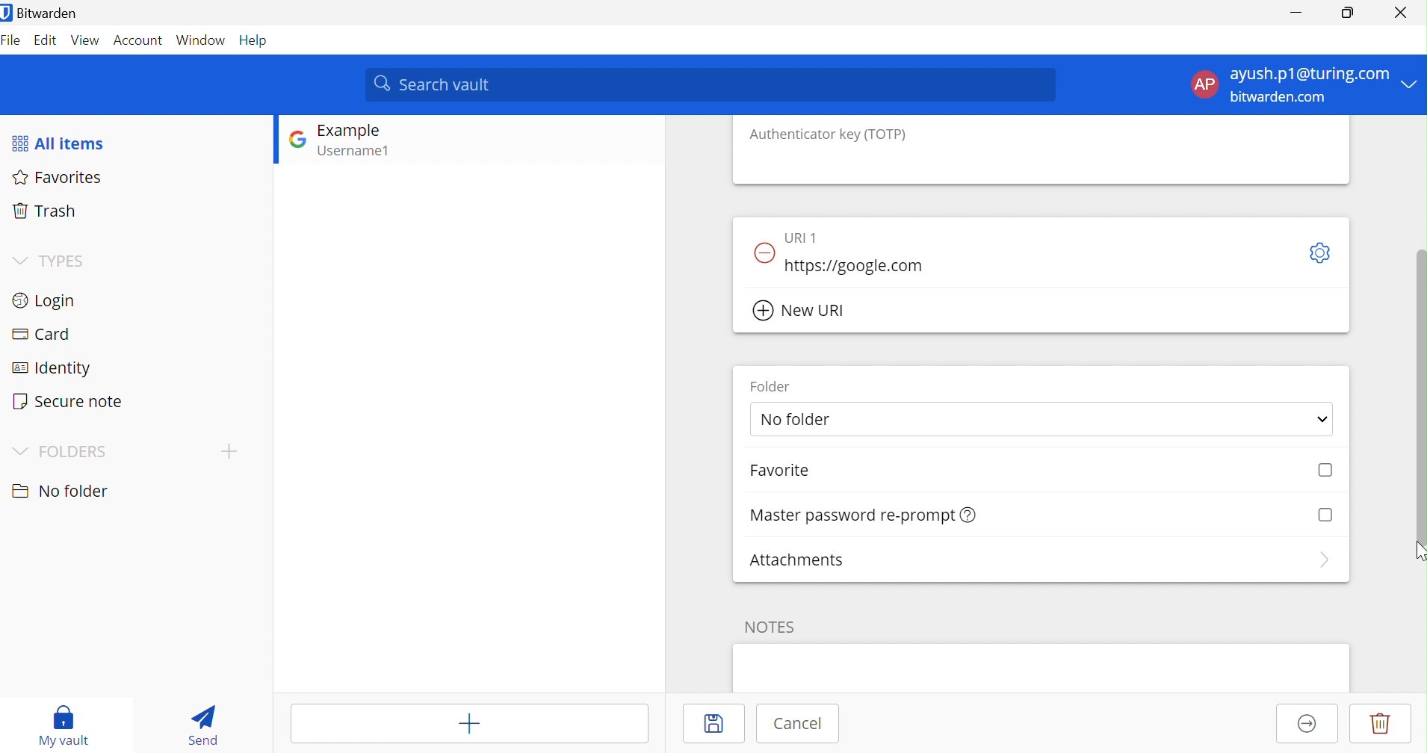 The height and width of the screenshot is (753, 1427). I want to click on CREATE FOLDER, so click(232, 454).